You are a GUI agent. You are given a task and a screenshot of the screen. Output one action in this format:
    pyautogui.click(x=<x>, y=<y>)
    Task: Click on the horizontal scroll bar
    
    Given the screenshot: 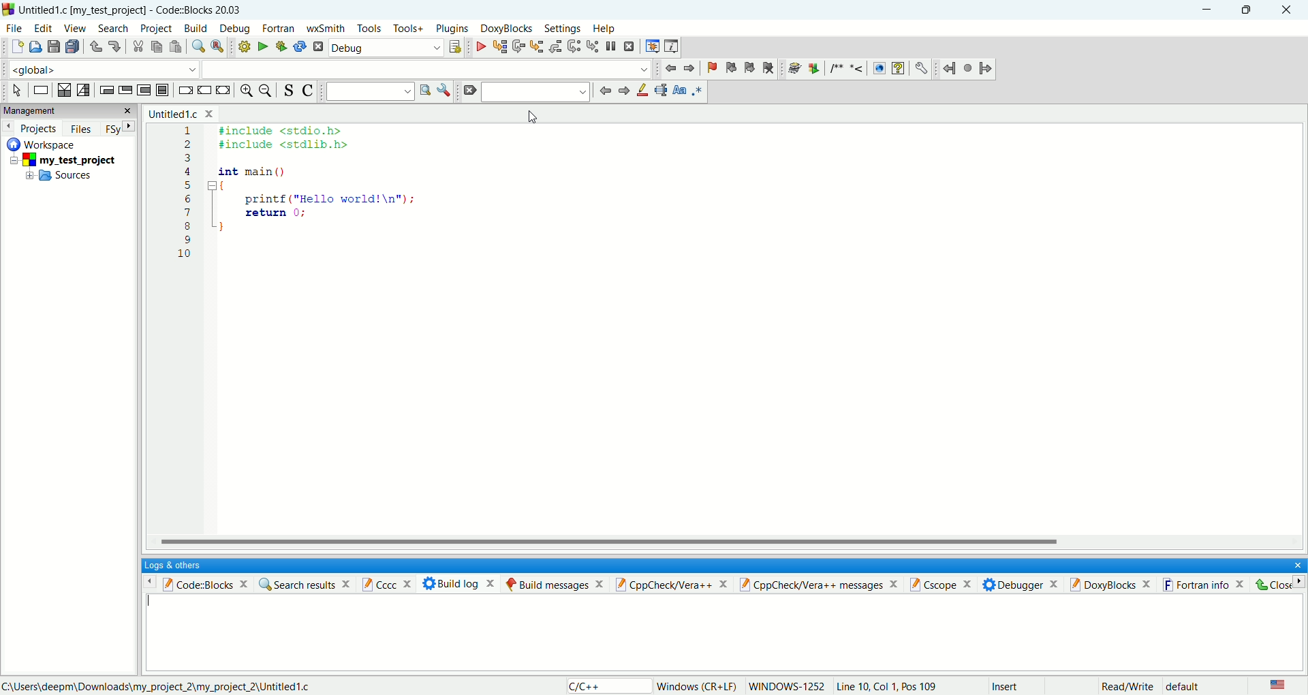 What is the action you would take?
    pyautogui.click(x=726, y=542)
    